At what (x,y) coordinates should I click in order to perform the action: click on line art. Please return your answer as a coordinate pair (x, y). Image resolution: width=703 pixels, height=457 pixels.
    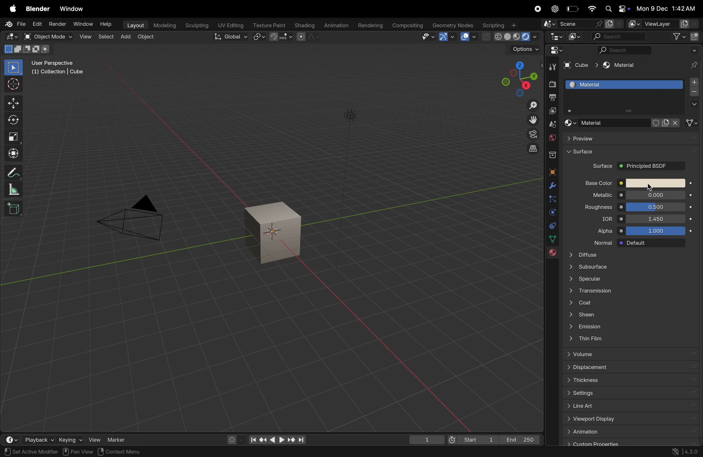
    Looking at the image, I should click on (628, 406).